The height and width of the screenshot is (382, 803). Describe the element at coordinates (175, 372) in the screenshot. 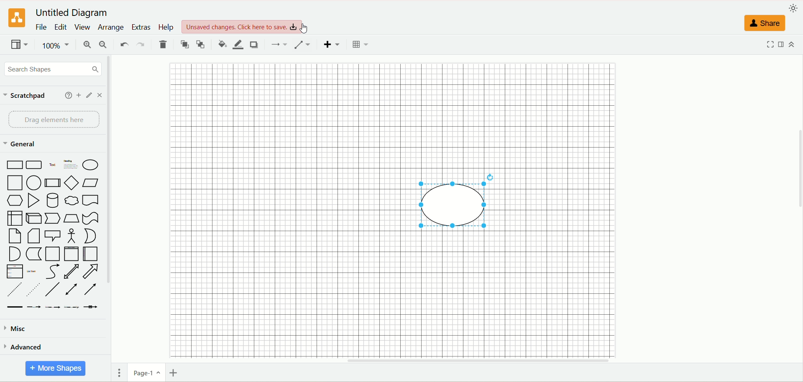

I see `insert page` at that location.